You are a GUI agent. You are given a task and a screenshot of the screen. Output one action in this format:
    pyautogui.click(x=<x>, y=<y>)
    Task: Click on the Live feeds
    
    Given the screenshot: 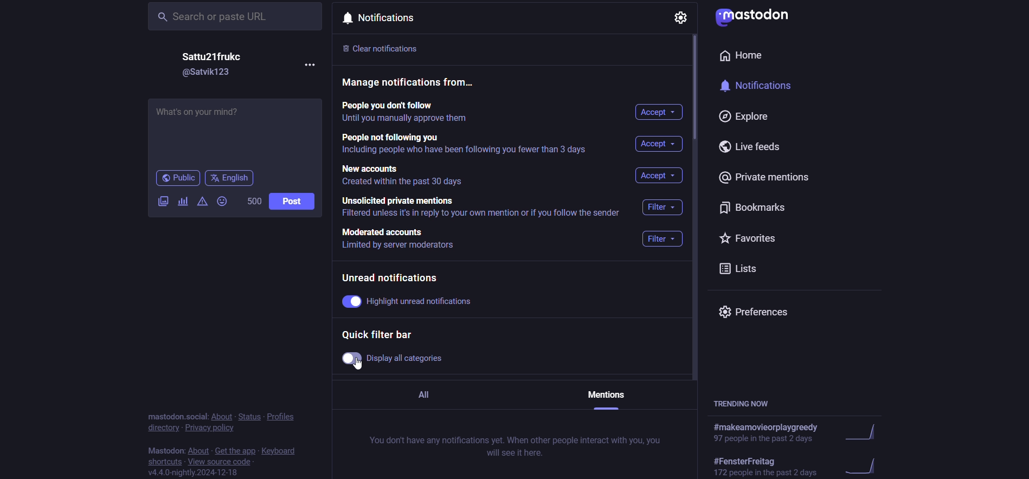 What is the action you would take?
    pyautogui.click(x=750, y=146)
    